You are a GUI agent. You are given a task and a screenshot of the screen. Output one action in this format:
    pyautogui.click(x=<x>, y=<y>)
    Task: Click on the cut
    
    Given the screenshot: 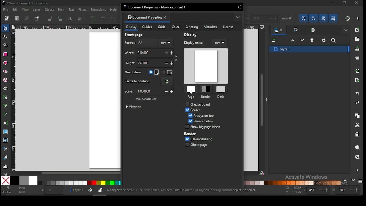 What is the action you would take?
    pyautogui.click(x=357, y=125)
    